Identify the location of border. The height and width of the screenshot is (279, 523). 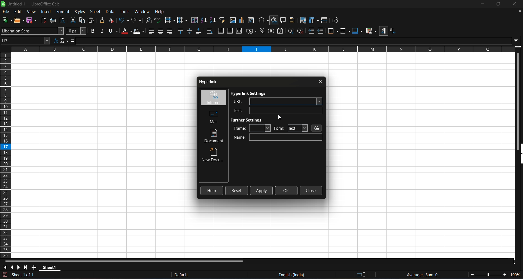
(333, 31).